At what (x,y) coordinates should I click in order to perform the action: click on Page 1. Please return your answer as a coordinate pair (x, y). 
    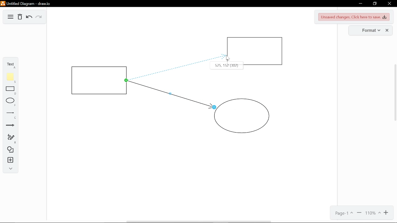
    Looking at the image, I should click on (343, 213).